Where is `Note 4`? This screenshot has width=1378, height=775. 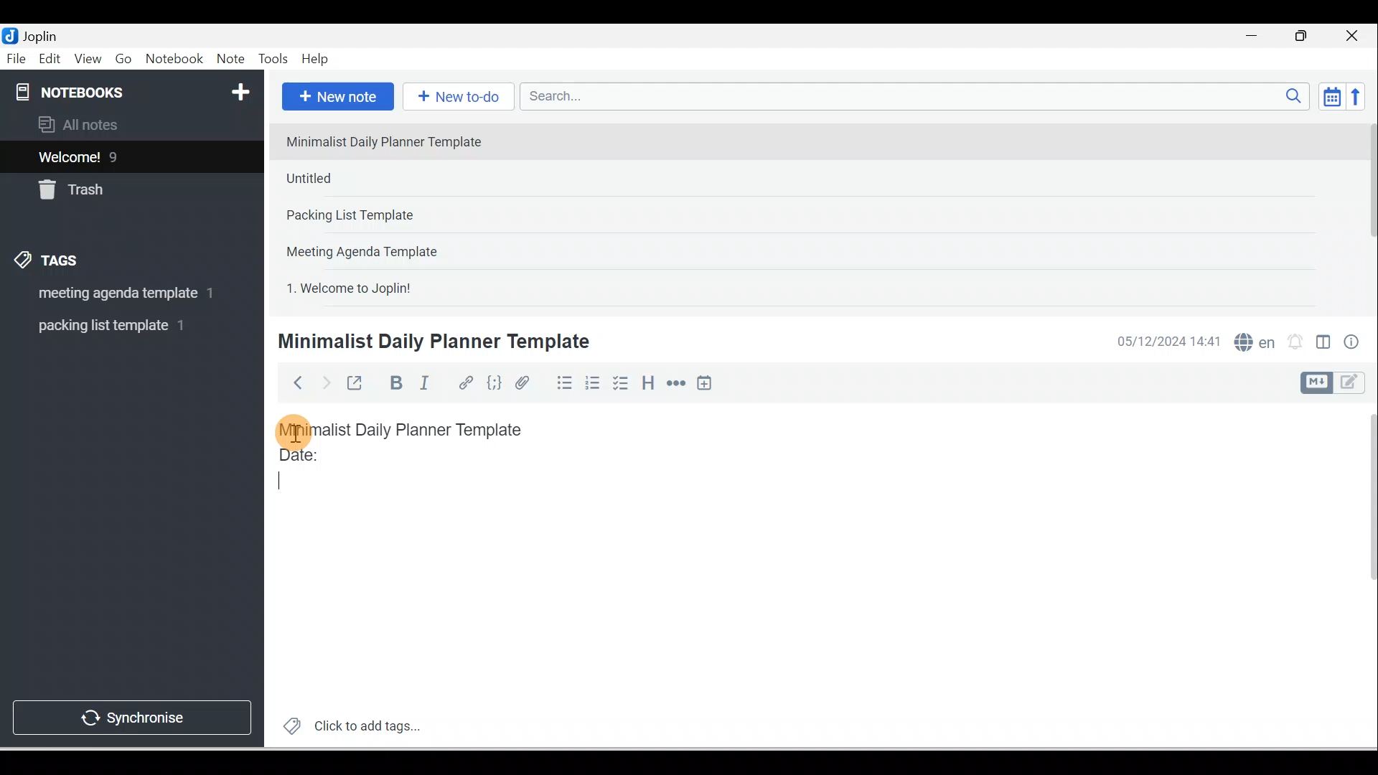 Note 4 is located at coordinates (382, 248).